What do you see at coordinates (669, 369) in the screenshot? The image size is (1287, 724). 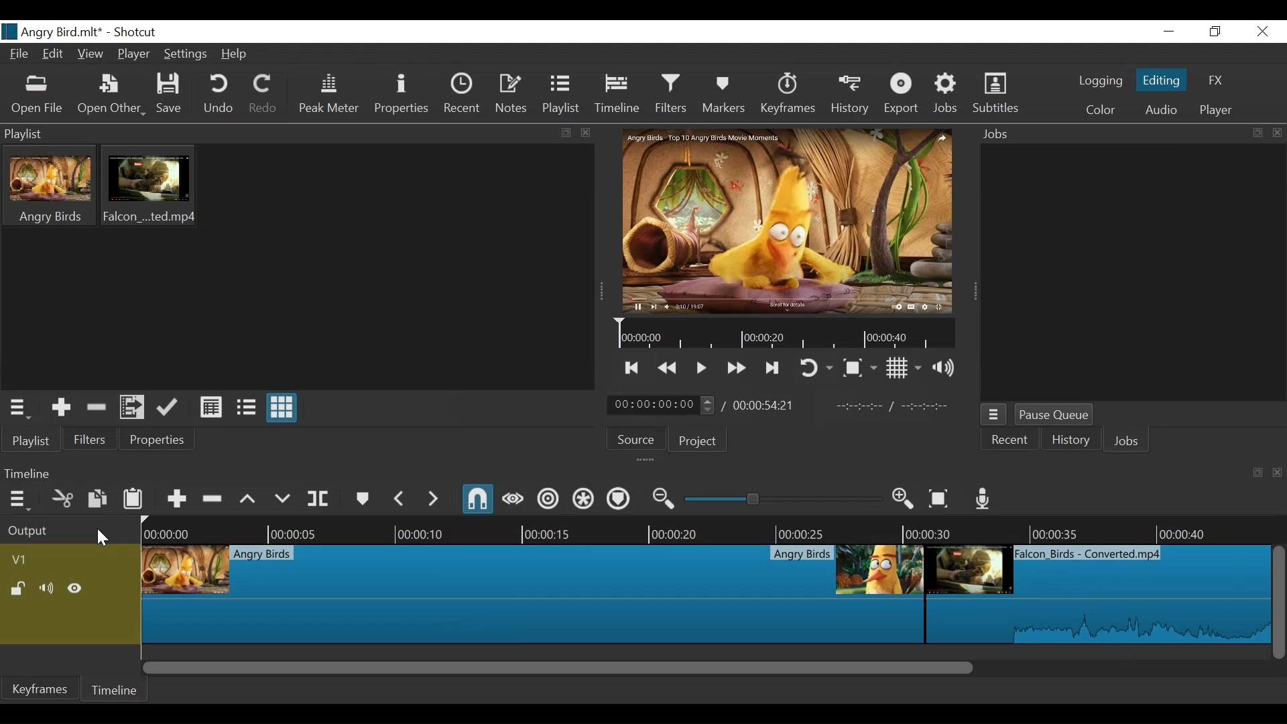 I see `Play backward quickly` at bounding box center [669, 369].